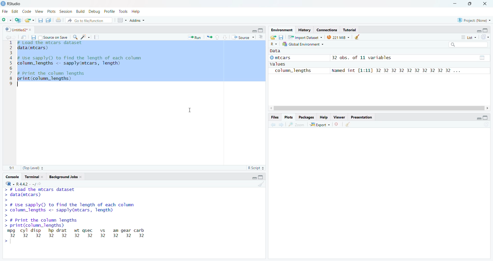 The height and width of the screenshot is (261, 493). I want to click on Source, so click(243, 37).